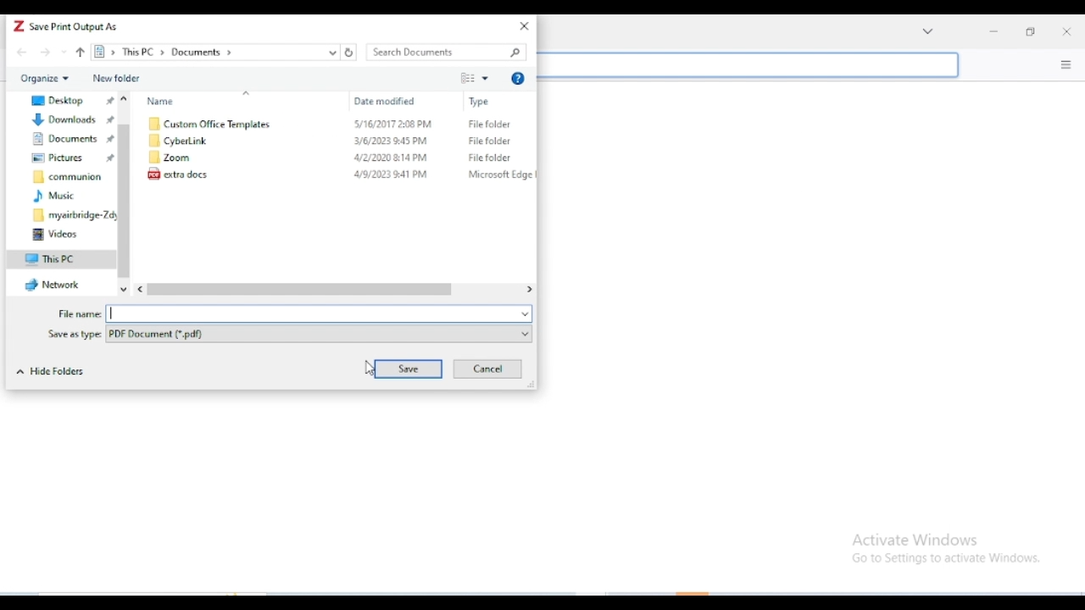 The width and height of the screenshot is (1085, 610). Describe the element at coordinates (408, 369) in the screenshot. I see `save` at that location.